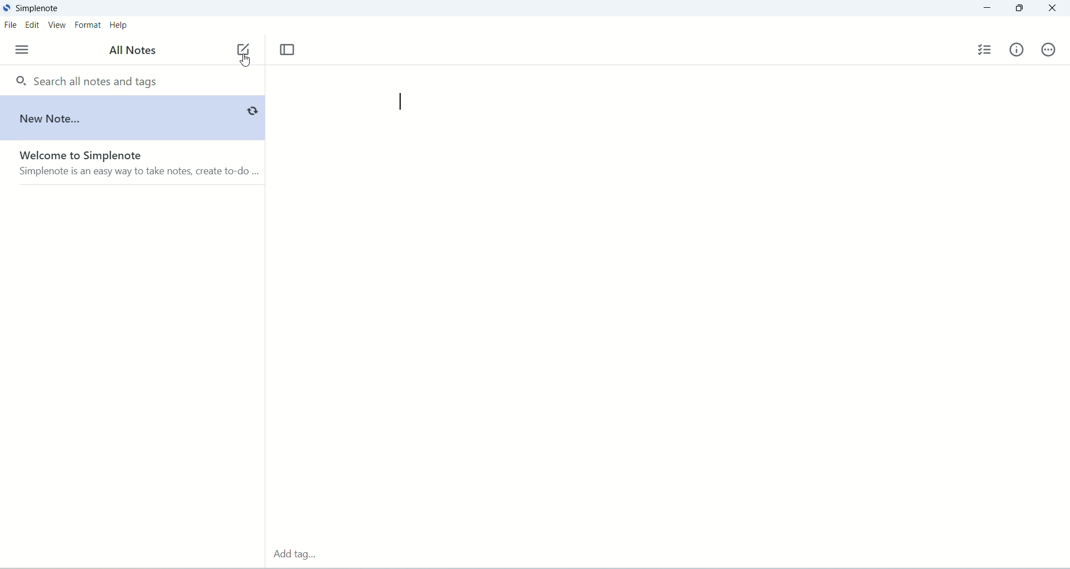  Describe the element at coordinates (247, 62) in the screenshot. I see `cursor` at that location.